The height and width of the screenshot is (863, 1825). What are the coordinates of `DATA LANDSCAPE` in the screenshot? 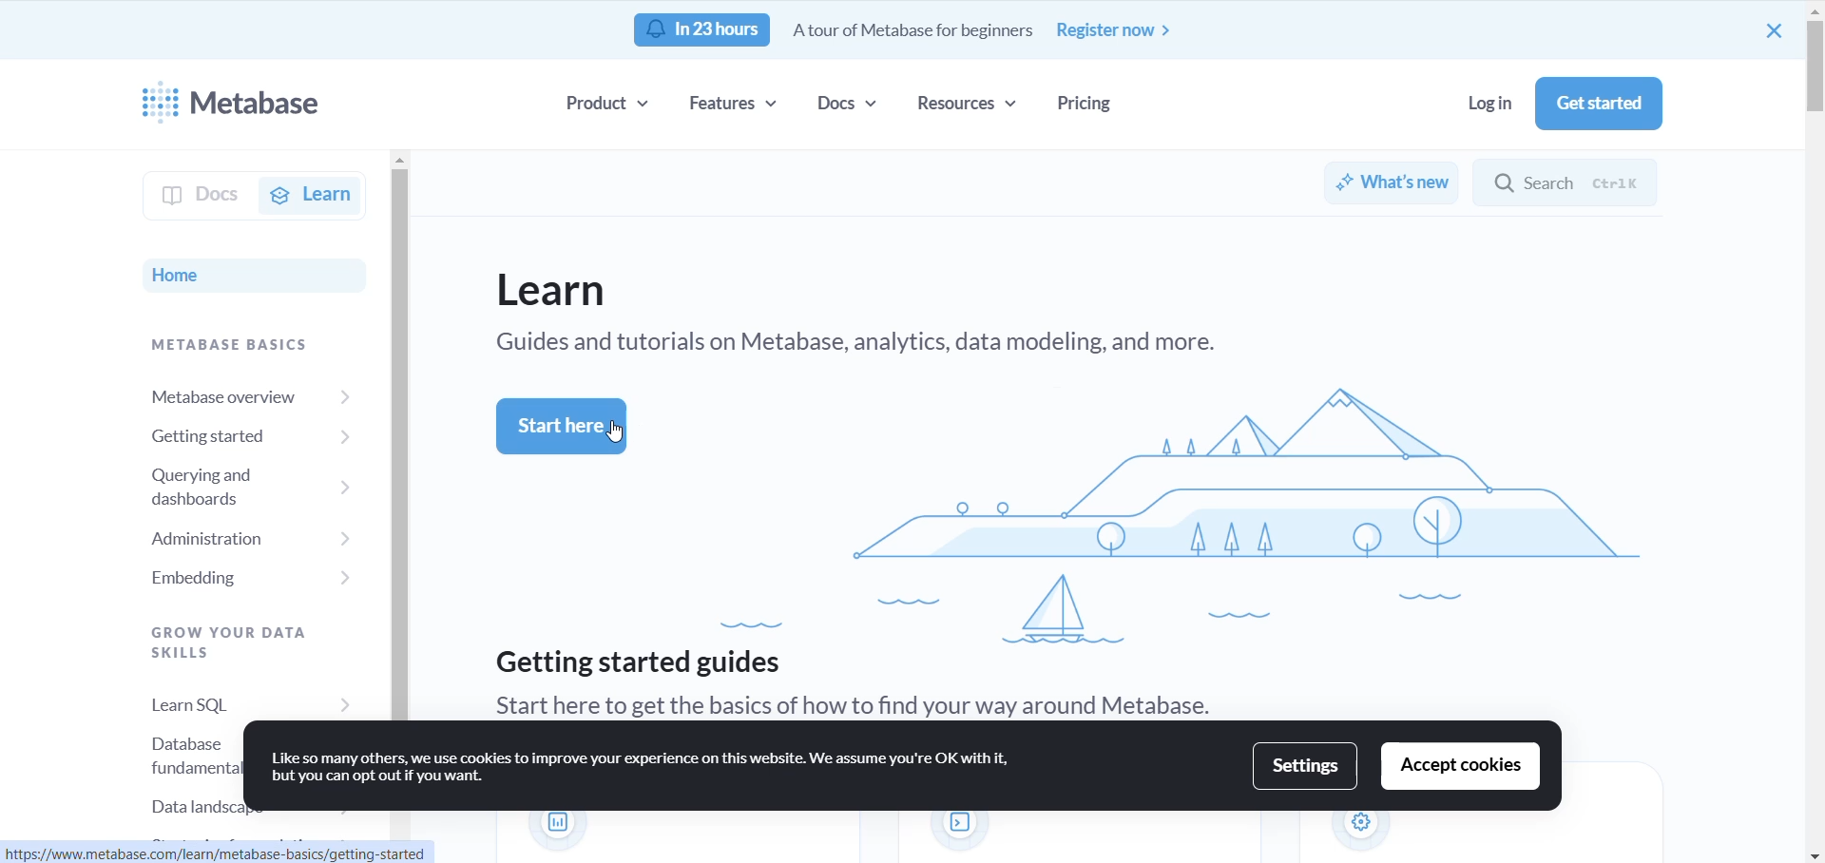 It's located at (186, 806).